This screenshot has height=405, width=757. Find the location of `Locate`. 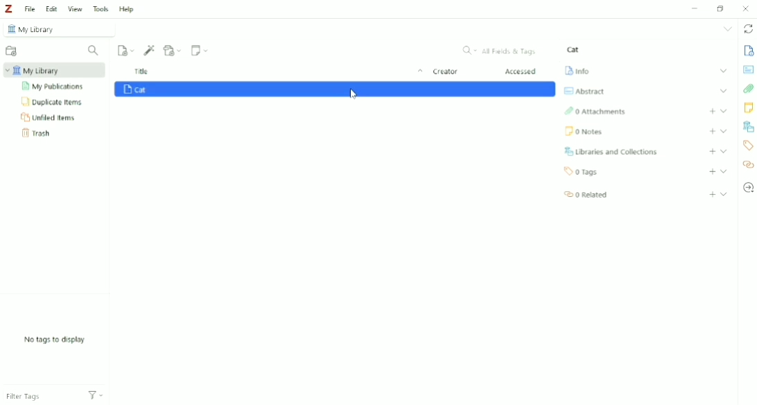

Locate is located at coordinates (748, 187).